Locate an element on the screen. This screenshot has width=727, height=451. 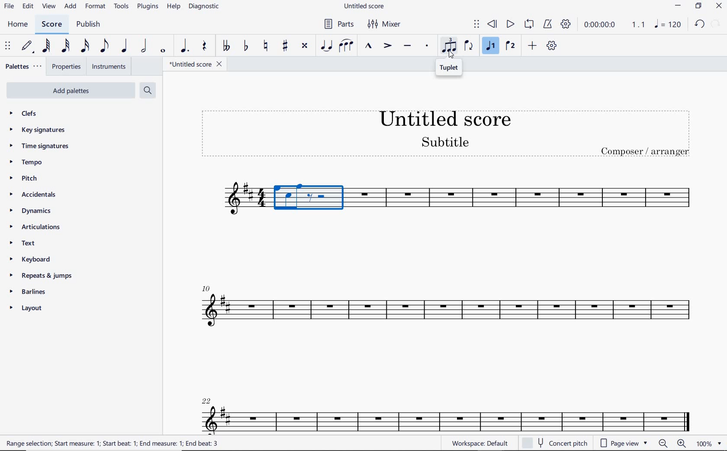
VIEW is located at coordinates (48, 7).